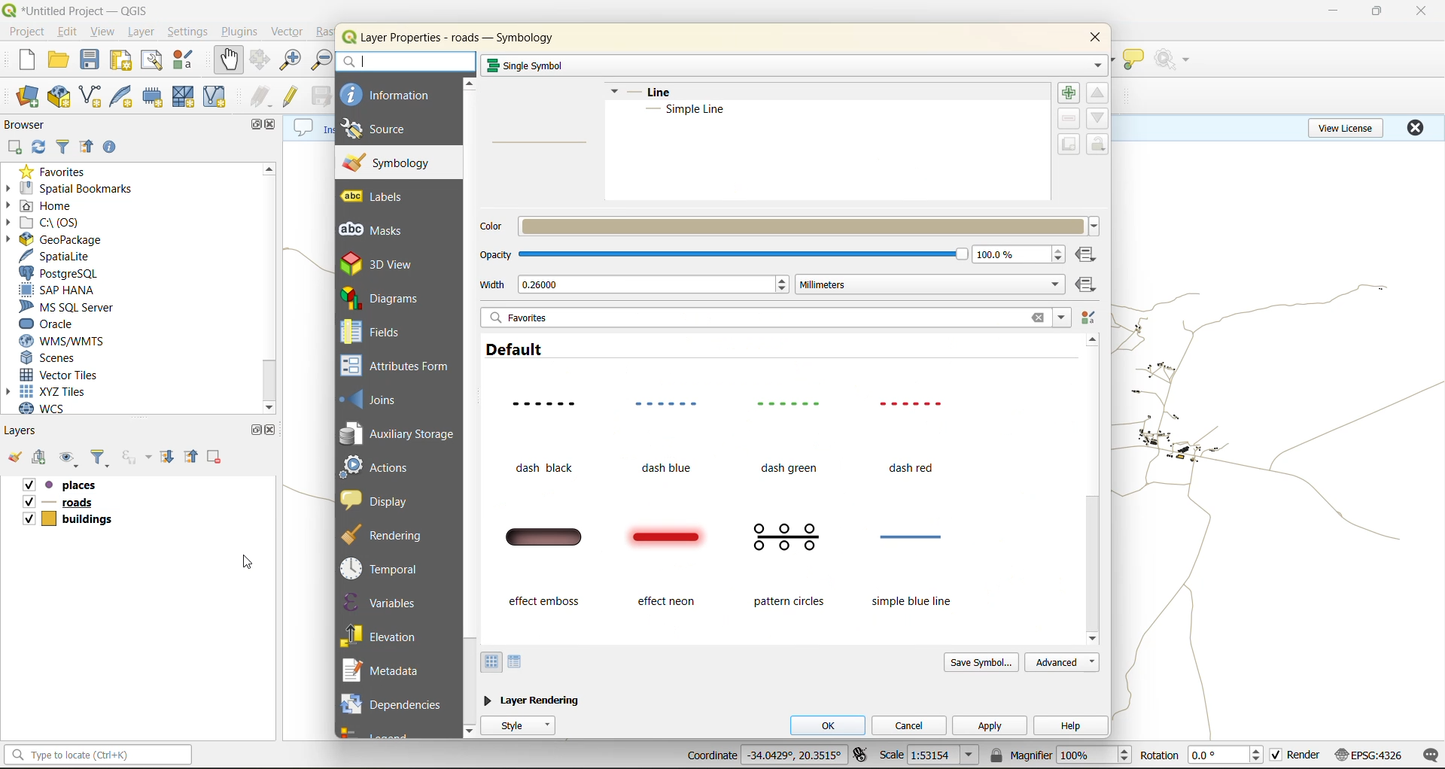  Describe the element at coordinates (215, 459) in the screenshot. I see `remove` at that location.